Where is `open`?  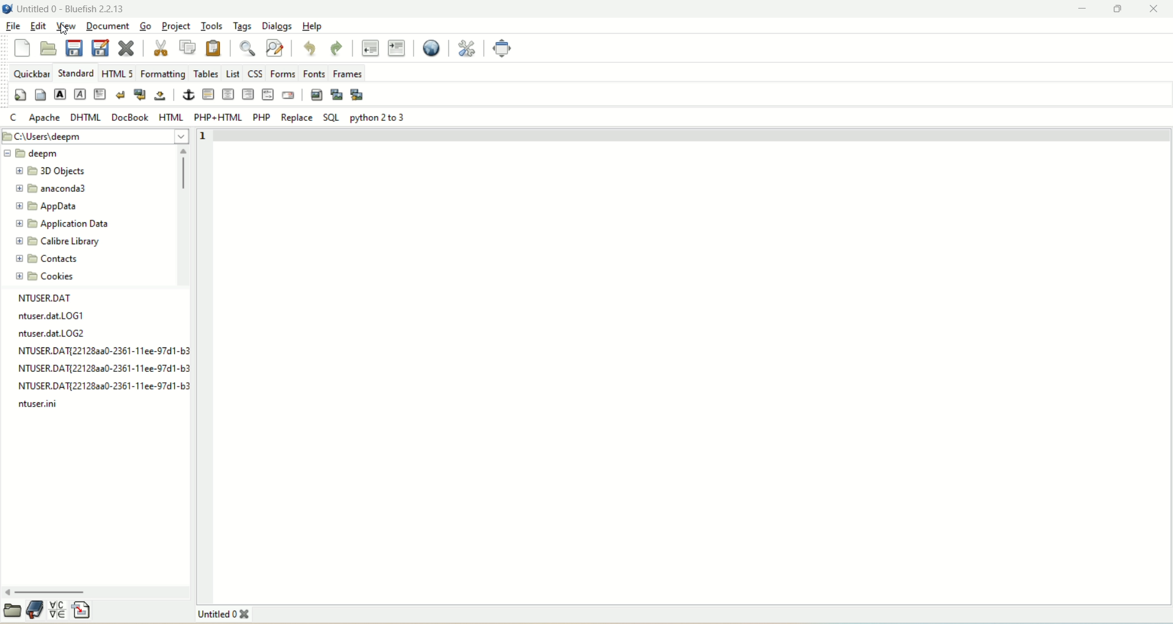
open is located at coordinates (12, 612).